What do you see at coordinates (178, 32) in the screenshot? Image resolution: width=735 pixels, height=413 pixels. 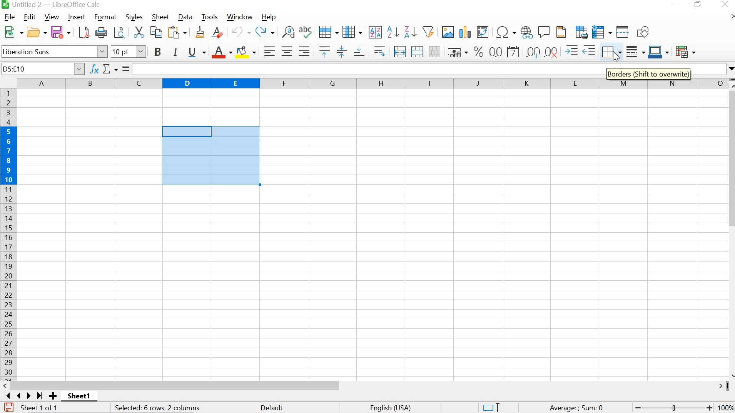 I see `paste` at bounding box center [178, 32].